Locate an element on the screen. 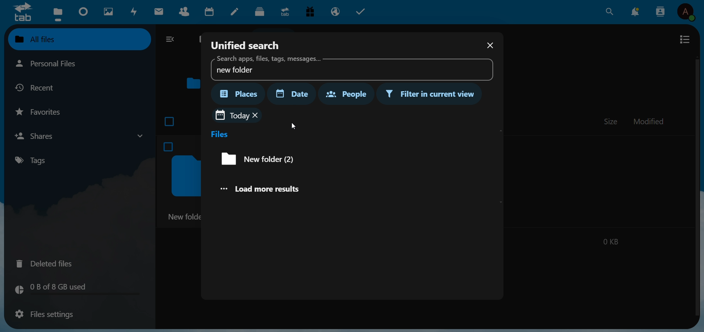  collapse is located at coordinates (172, 40).